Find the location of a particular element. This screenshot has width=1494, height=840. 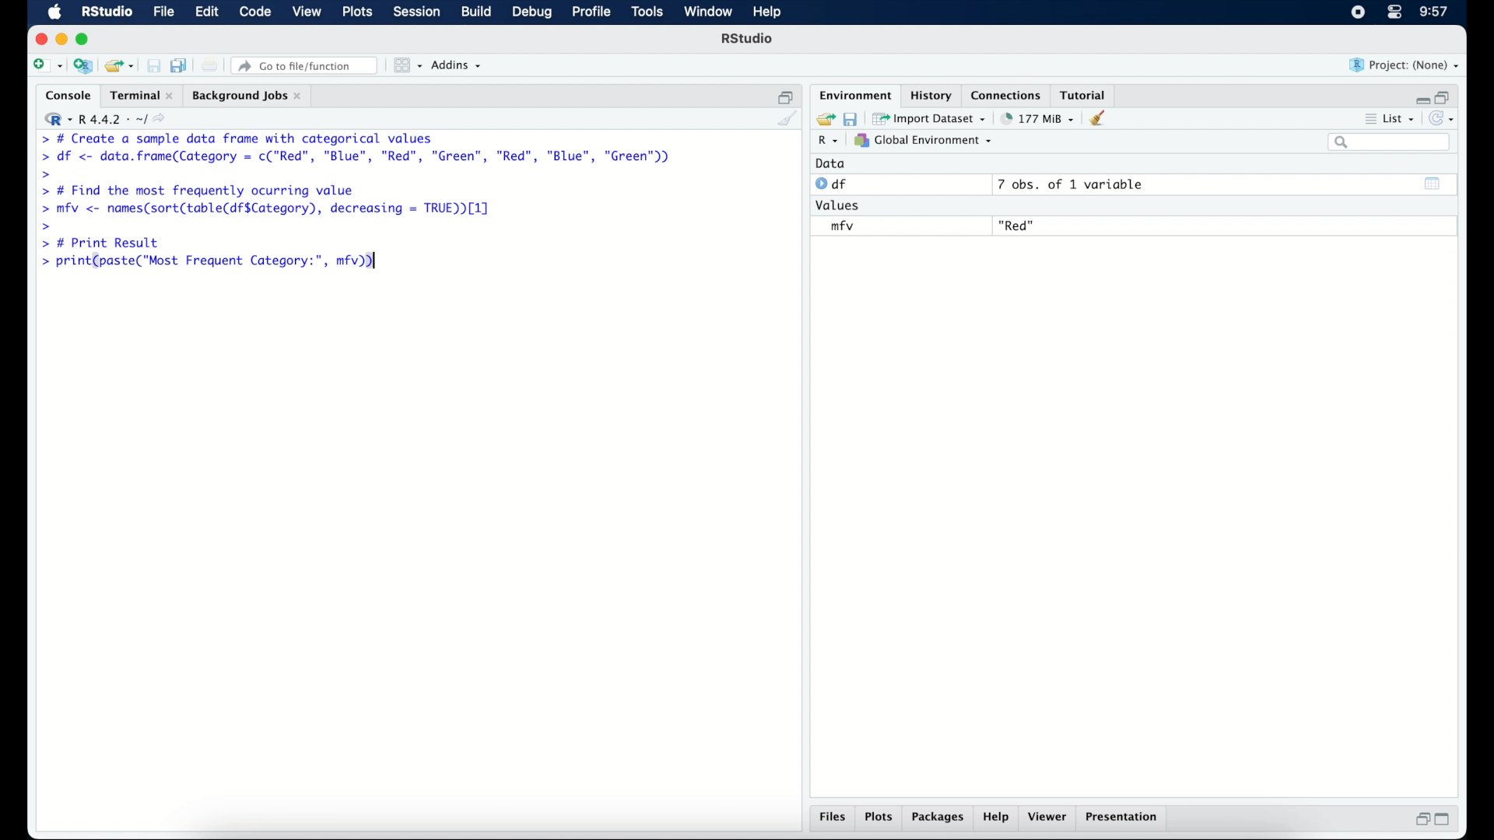

command prompt is located at coordinates (39, 138).